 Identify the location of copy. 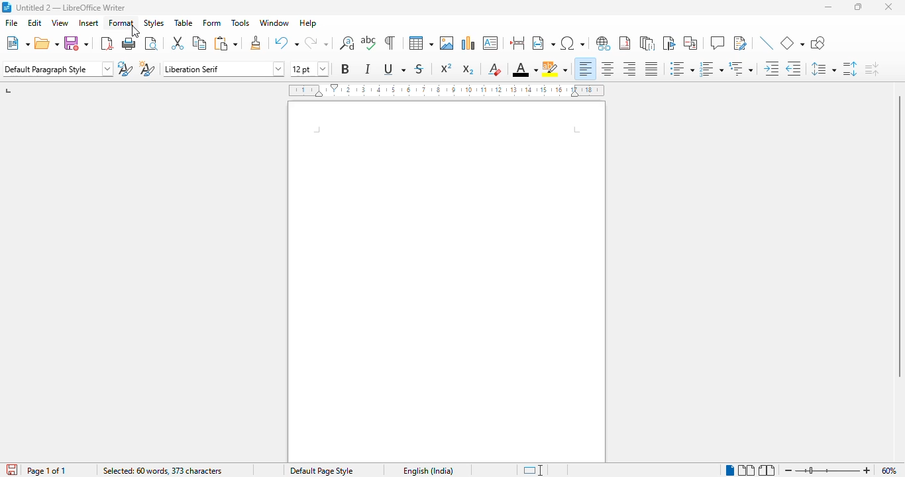
(199, 42).